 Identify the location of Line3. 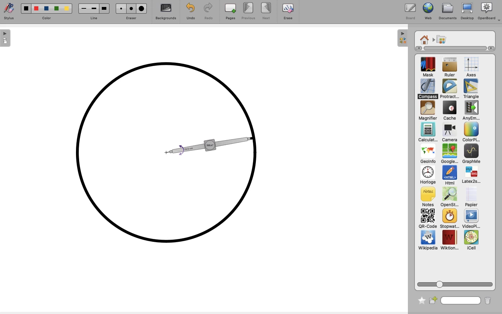
(104, 8).